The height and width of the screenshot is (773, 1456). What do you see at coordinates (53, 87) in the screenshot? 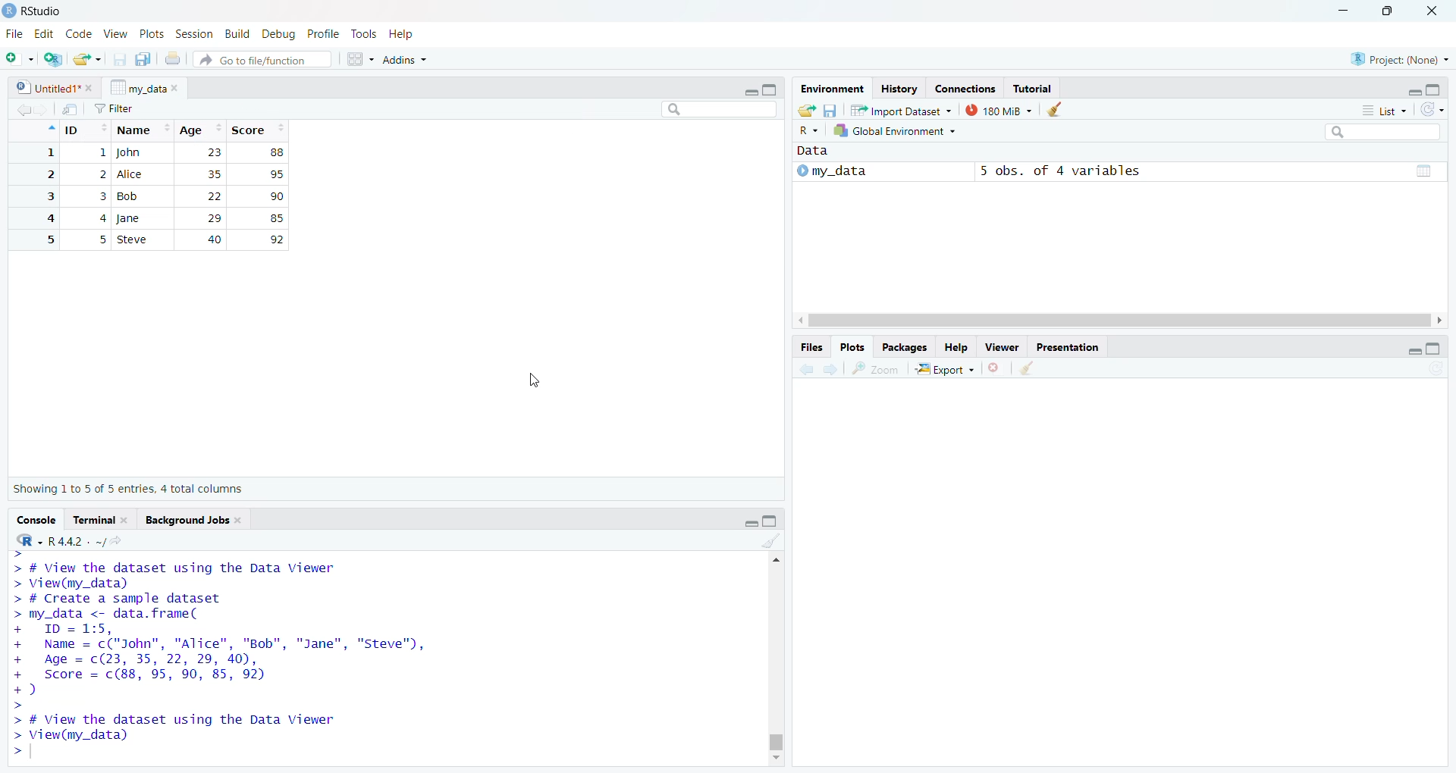
I see `Untitles` at bounding box center [53, 87].